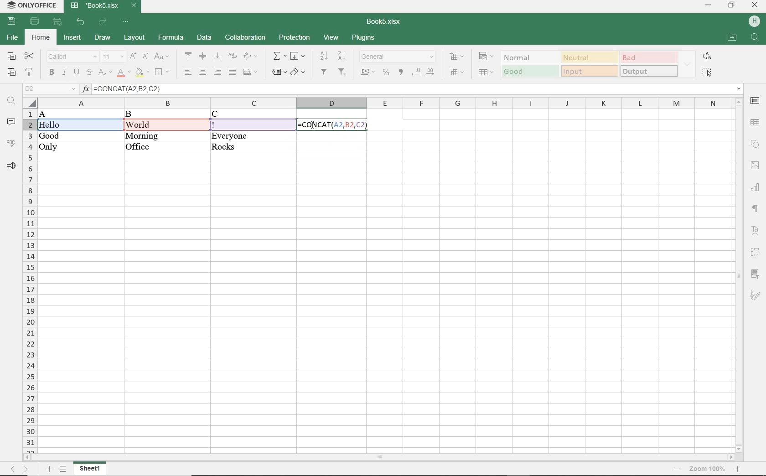 The width and height of the screenshot is (766, 476). What do you see at coordinates (59, 22) in the screenshot?
I see `QUICK PRINT` at bounding box center [59, 22].